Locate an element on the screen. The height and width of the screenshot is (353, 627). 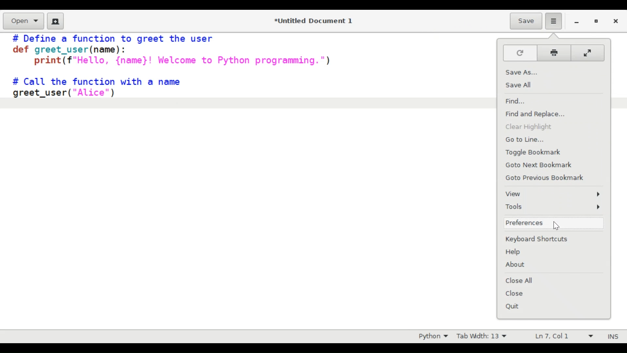
Close is located at coordinates (545, 294).